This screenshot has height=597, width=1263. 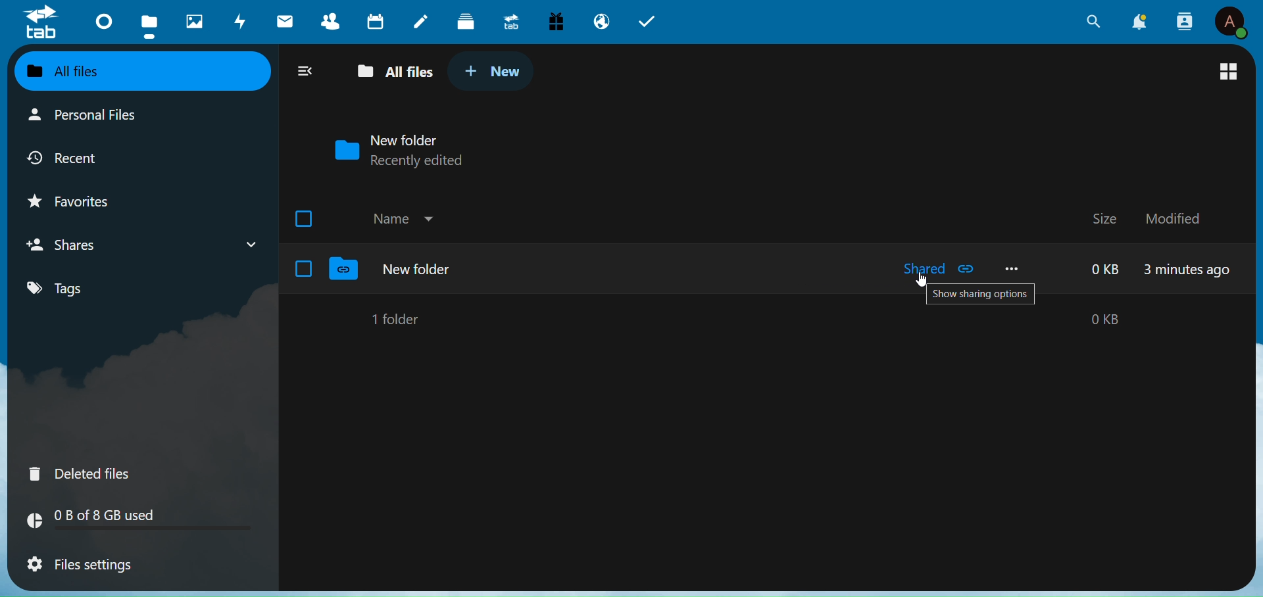 What do you see at coordinates (968, 269) in the screenshot?
I see `Shared Link` at bounding box center [968, 269].